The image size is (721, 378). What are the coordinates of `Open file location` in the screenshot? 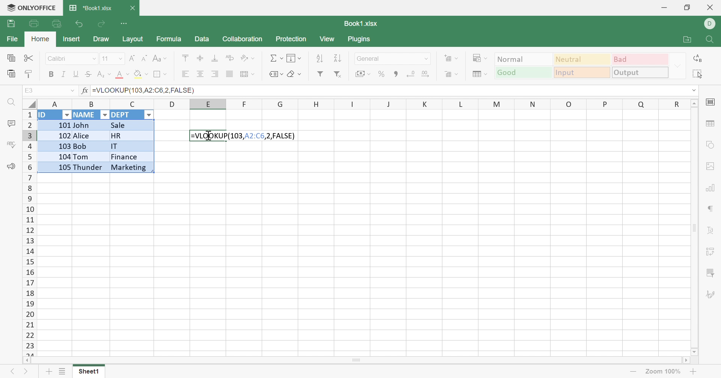 It's located at (684, 40).